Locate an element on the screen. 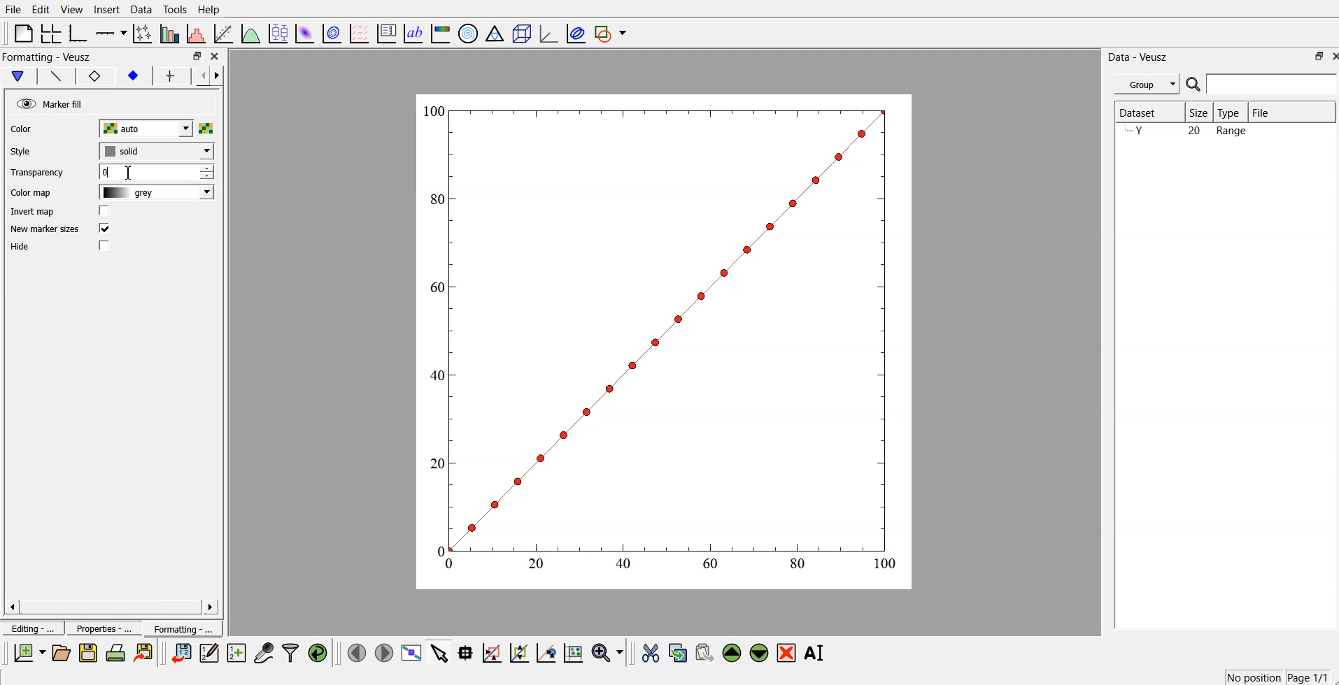 This screenshot has height=685, width=1339. y 20 range is located at coordinates (1191, 132).